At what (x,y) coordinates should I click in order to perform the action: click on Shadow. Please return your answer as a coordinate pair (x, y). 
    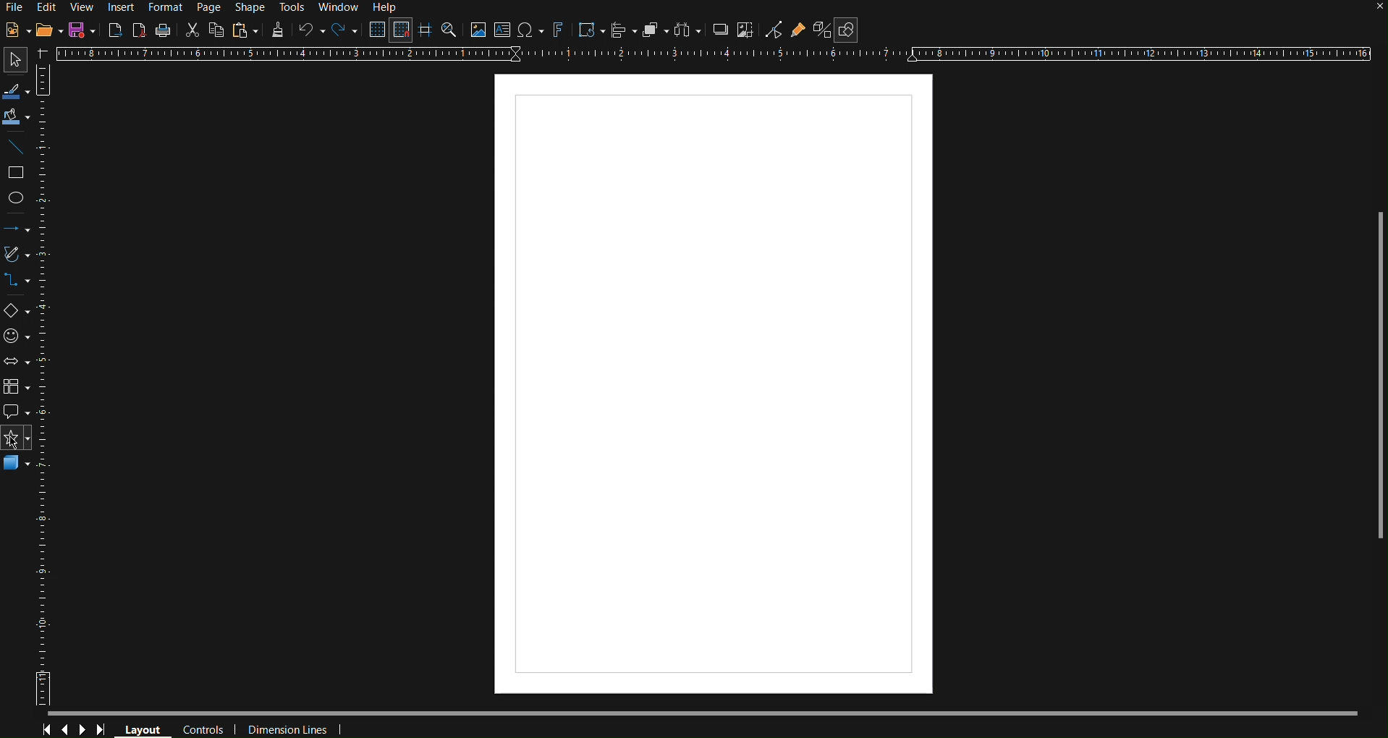
    Looking at the image, I should click on (718, 32).